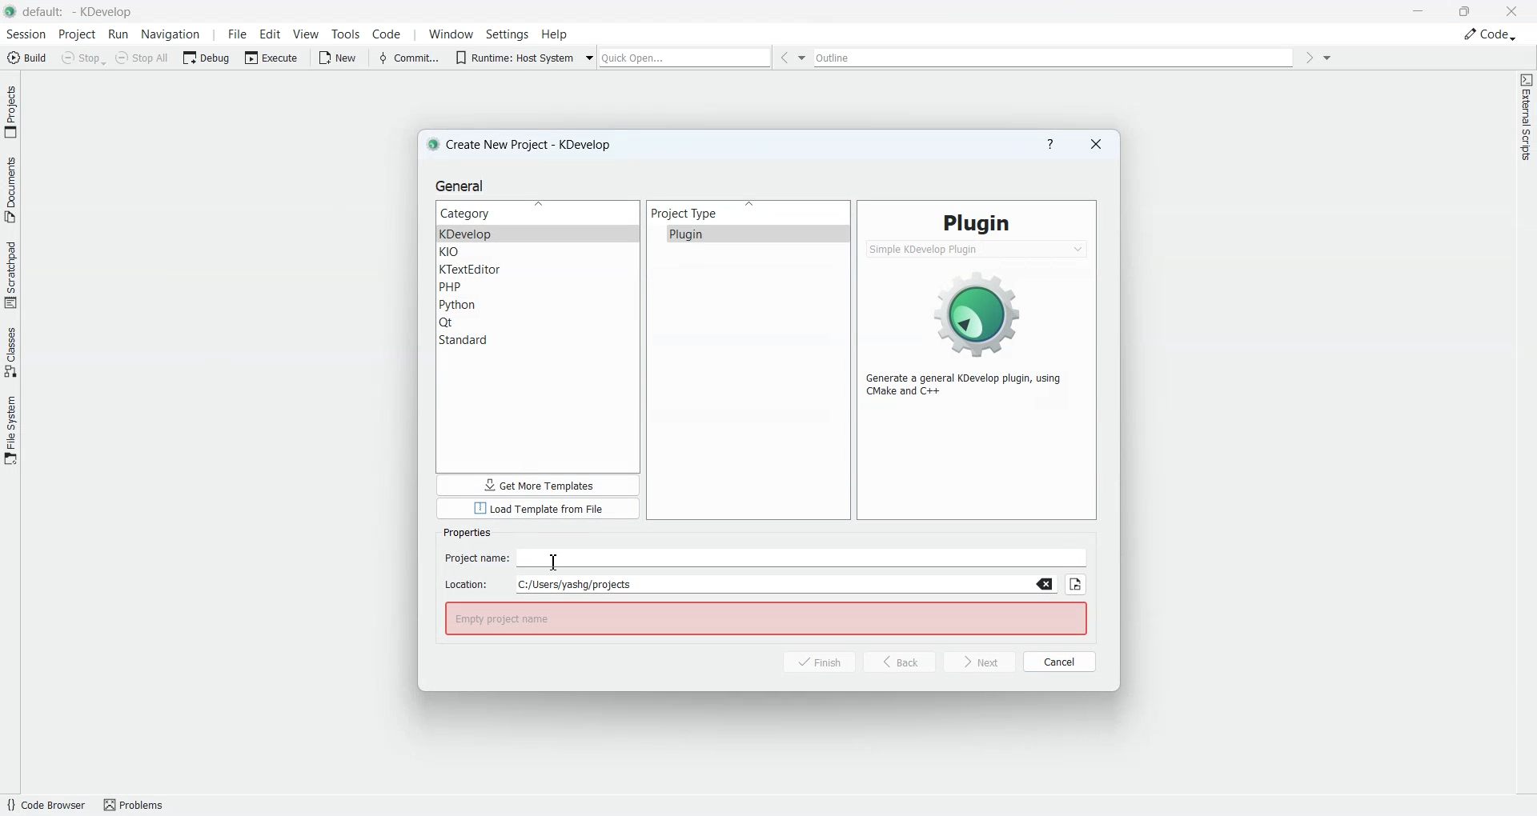 This screenshot has height=816, width=1537. What do you see at coordinates (448, 34) in the screenshot?
I see `Window` at bounding box center [448, 34].